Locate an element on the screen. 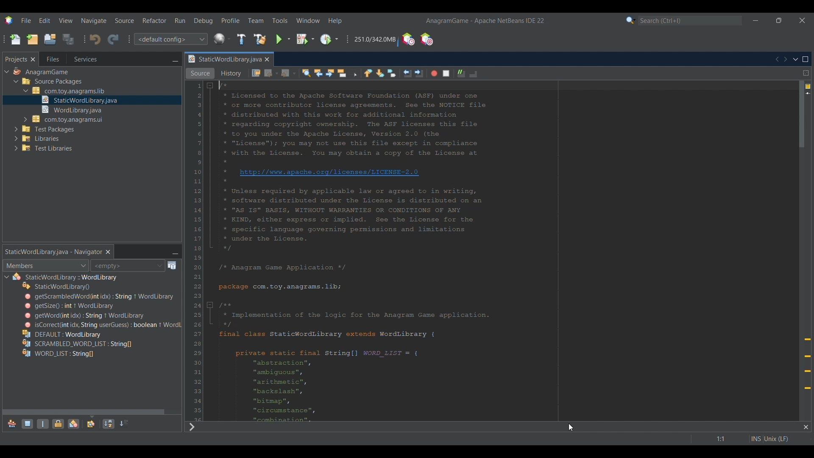 The image size is (814, 458). Show static members is located at coordinates (43, 424).